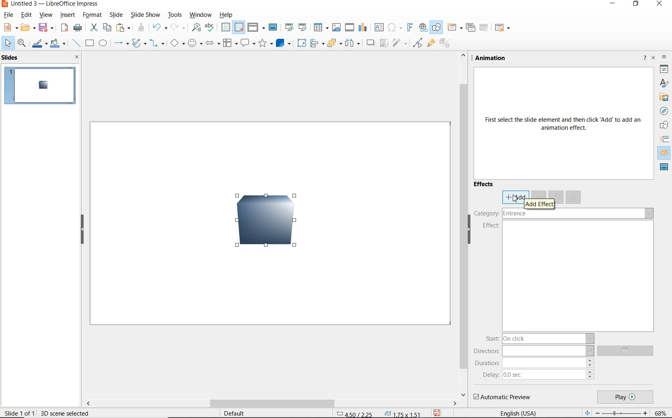 The width and height of the screenshot is (672, 418). I want to click on info on animation, so click(564, 125).